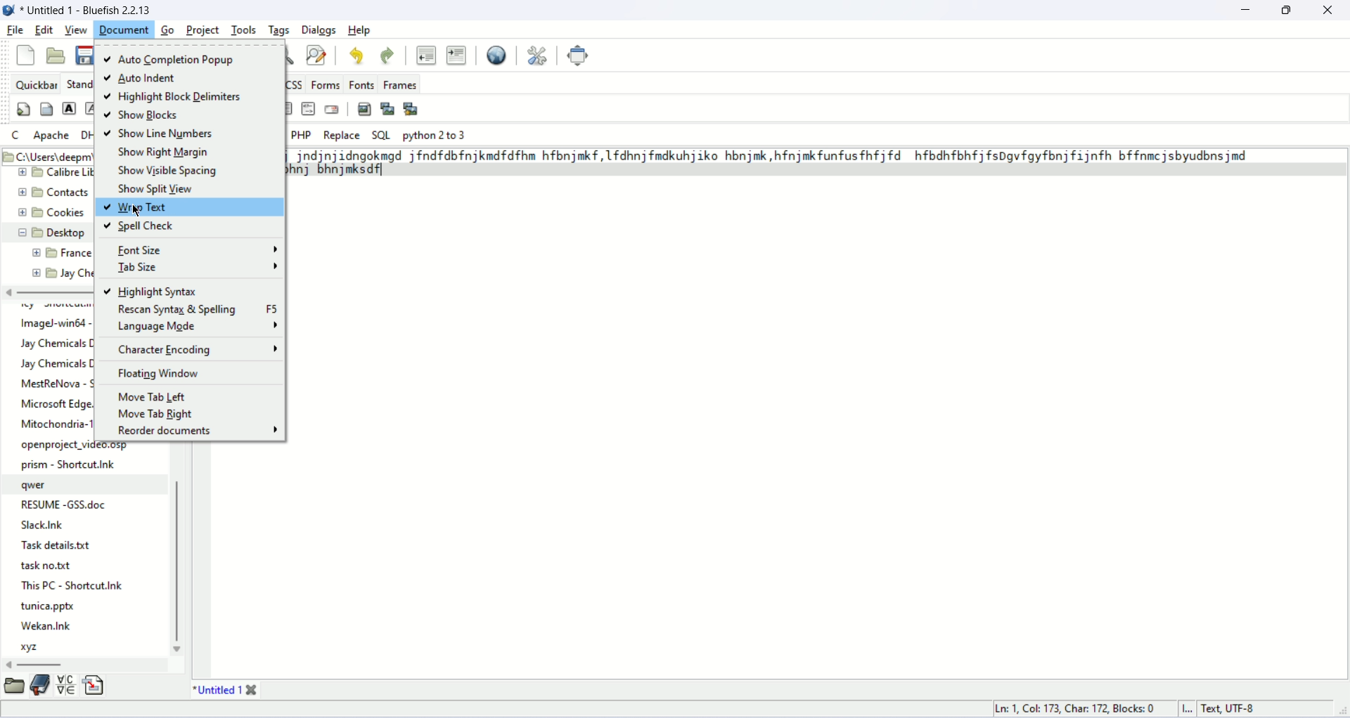 Image resolution: width=1350 pixels, height=718 pixels. What do you see at coordinates (37, 664) in the screenshot?
I see `horizontal scroll bar` at bounding box center [37, 664].